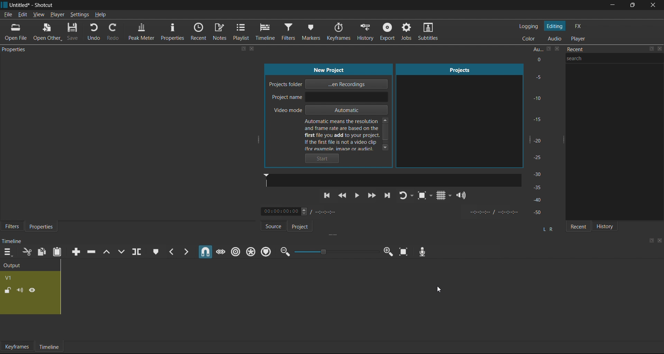 The height and width of the screenshot is (354, 664). I want to click on Settings, so click(81, 15).